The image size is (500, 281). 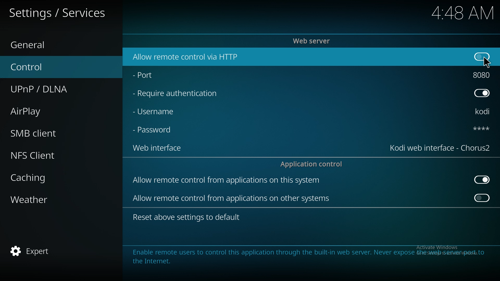 What do you see at coordinates (235, 180) in the screenshot?
I see `allow remote control from apps on this system` at bounding box center [235, 180].